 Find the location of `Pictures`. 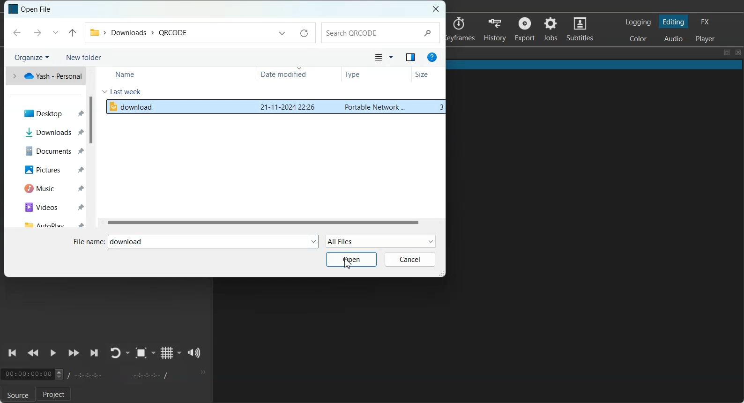

Pictures is located at coordinates (50, 170).